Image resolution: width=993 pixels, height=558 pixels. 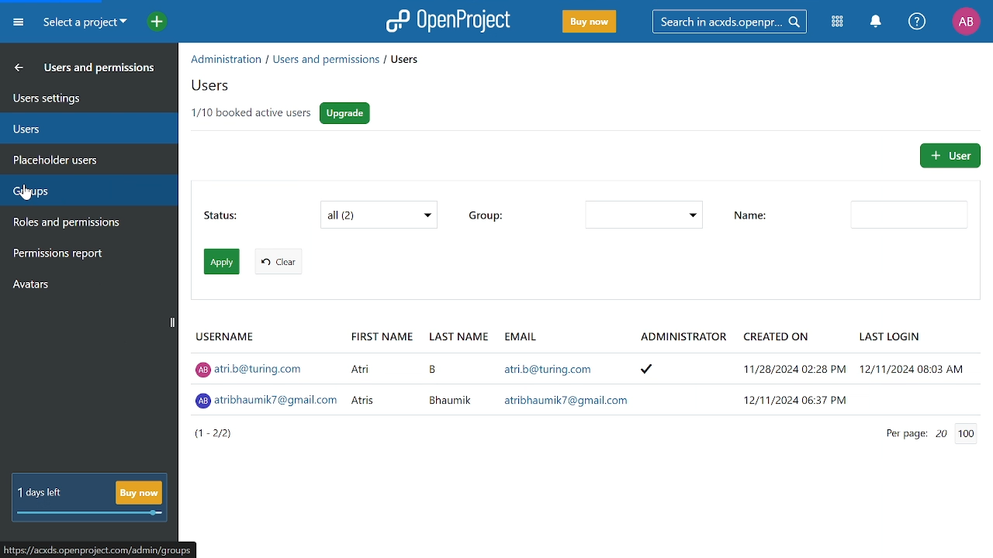 What do you see at coordinates (950, 156) in the screenshot?
I see `User` at bounding box center [950, 156].